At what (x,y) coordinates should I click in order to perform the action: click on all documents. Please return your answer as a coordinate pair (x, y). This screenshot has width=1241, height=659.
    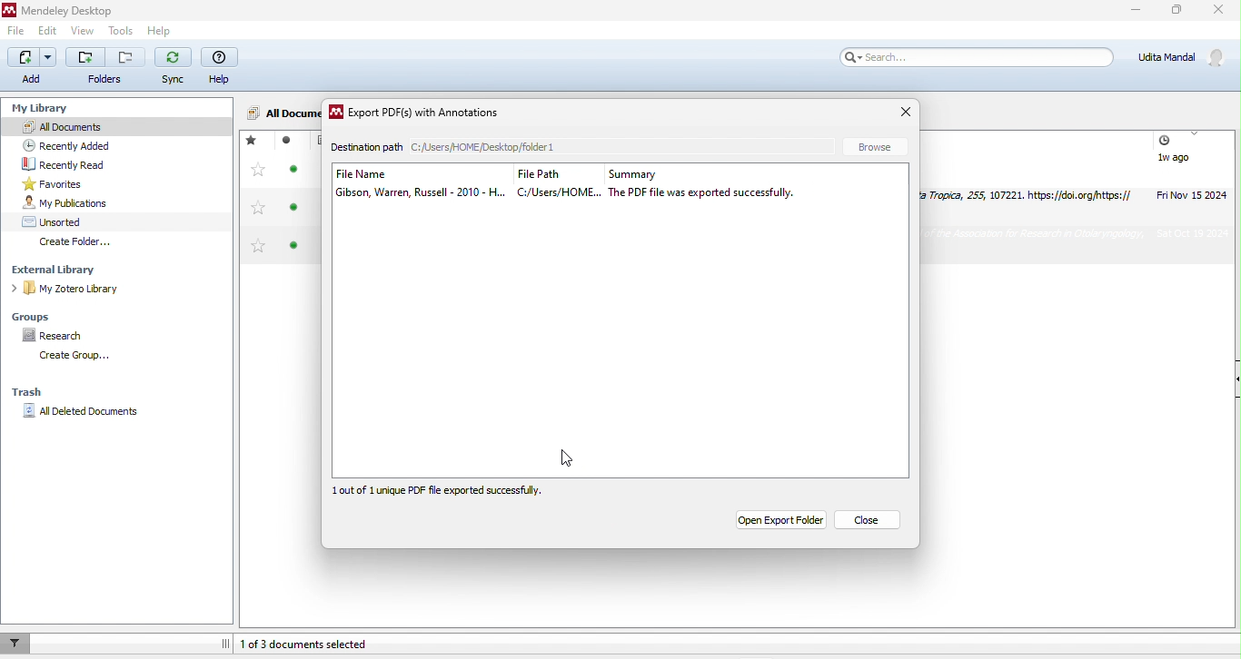
    Looking at the image, I should click on (281, 112).